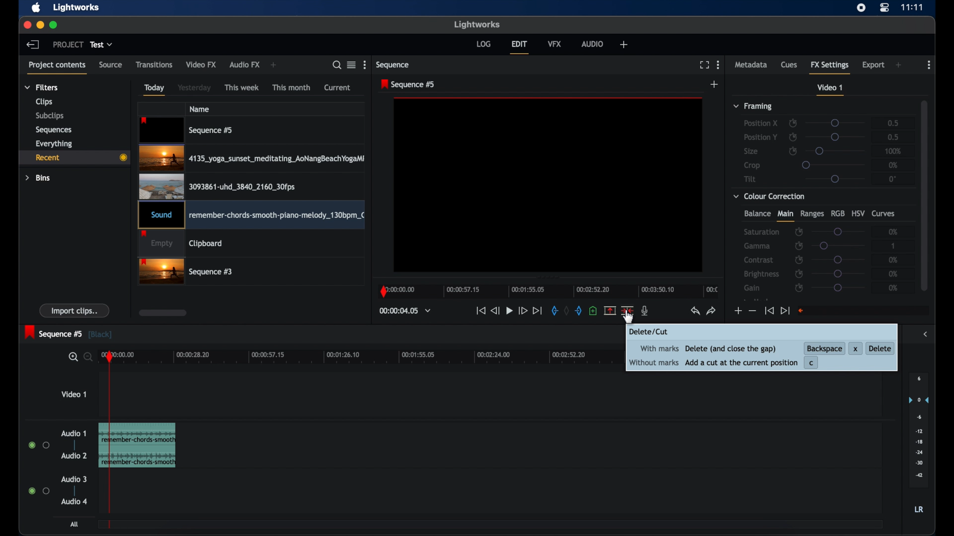  Describe the element at coordinates (812, 214) in the screenshot. I see `ranges` at that location.